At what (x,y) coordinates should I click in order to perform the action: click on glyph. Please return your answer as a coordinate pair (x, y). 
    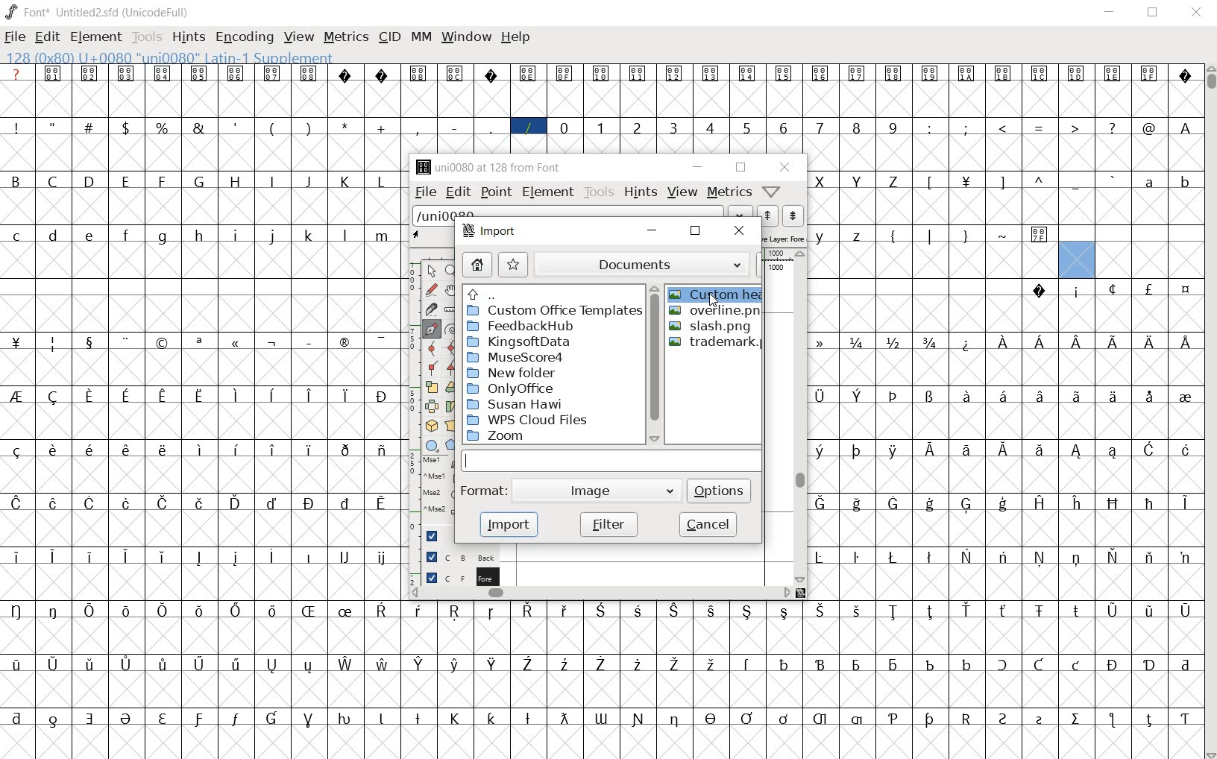
    Looking at the image, I should click on (966, 237).